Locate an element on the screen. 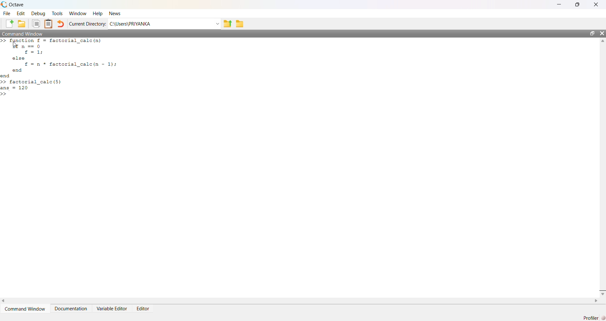  Command window is located at coordinates (22, 33).